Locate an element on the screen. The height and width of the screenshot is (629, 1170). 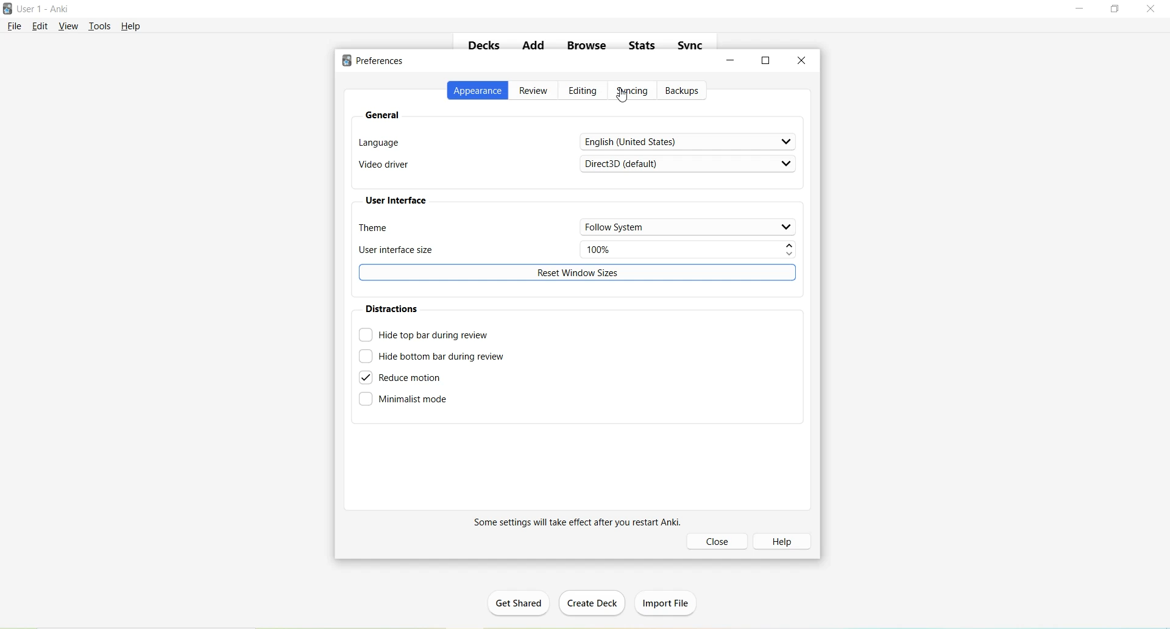
Get Shared is located at coordinates (523, 605).